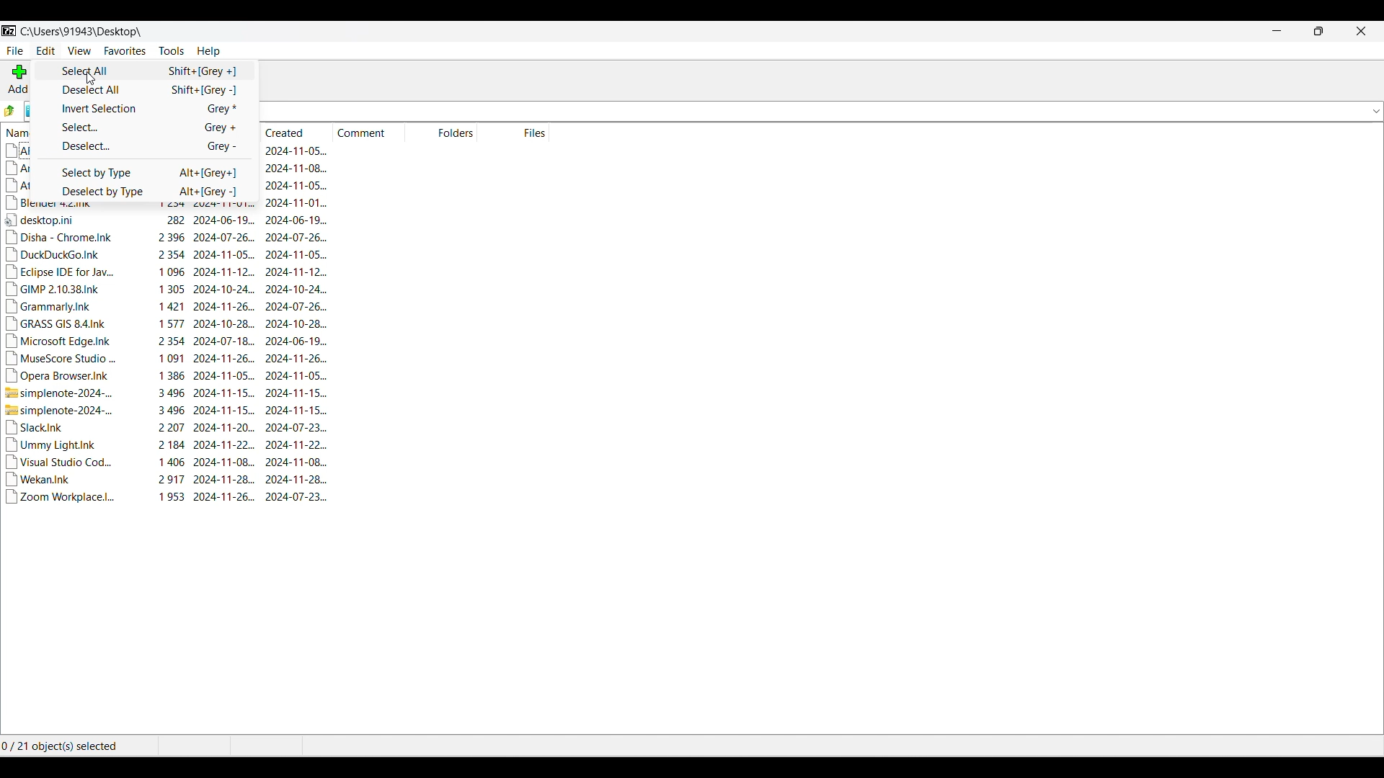 Image resolution: width=1384 pixels, height=778 pixels. What do you see at coordinates (144, 172) in the screenshot?
I see `Select by Type` at bounding box center [144, 172].